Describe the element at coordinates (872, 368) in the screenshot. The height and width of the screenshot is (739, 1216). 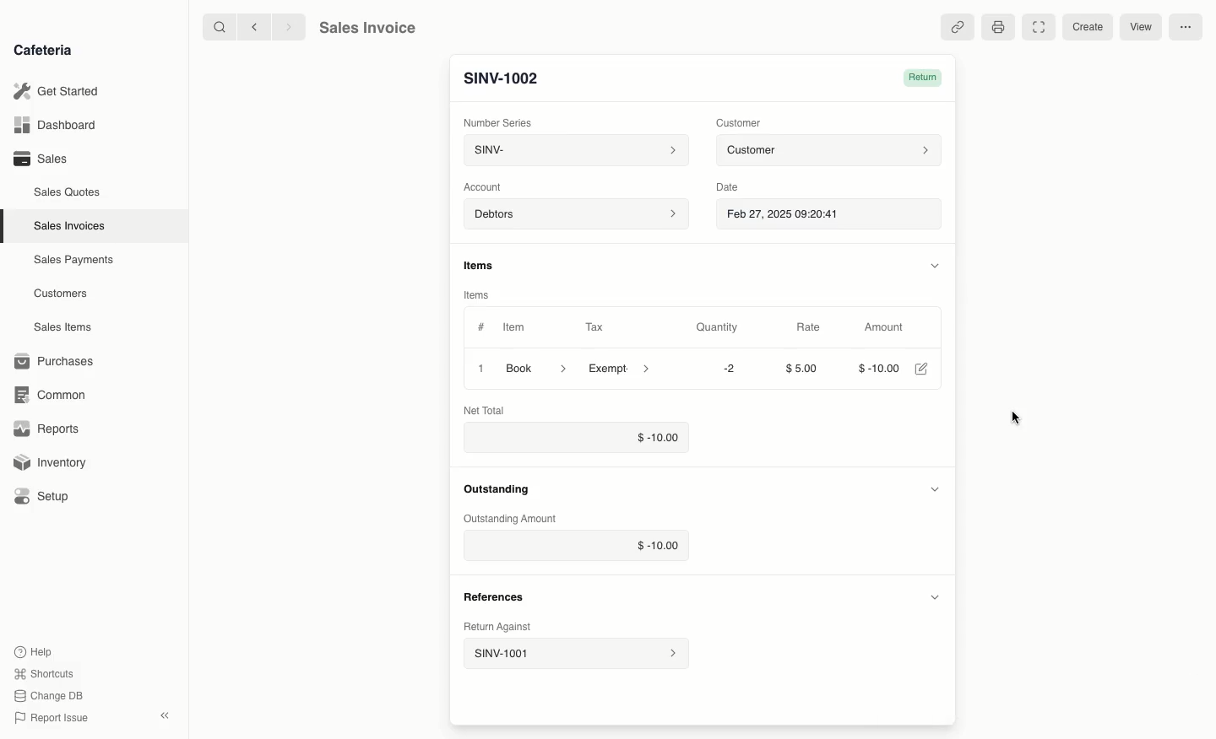
I see `$-10.00` at that location.